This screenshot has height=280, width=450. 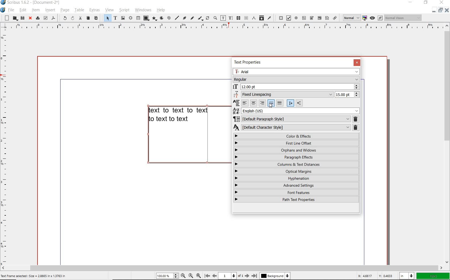 What do you see at coordinates (297, 171) in the screenshot?
I see `OPTICAL MARGINS` at bounding box center [297, 171].